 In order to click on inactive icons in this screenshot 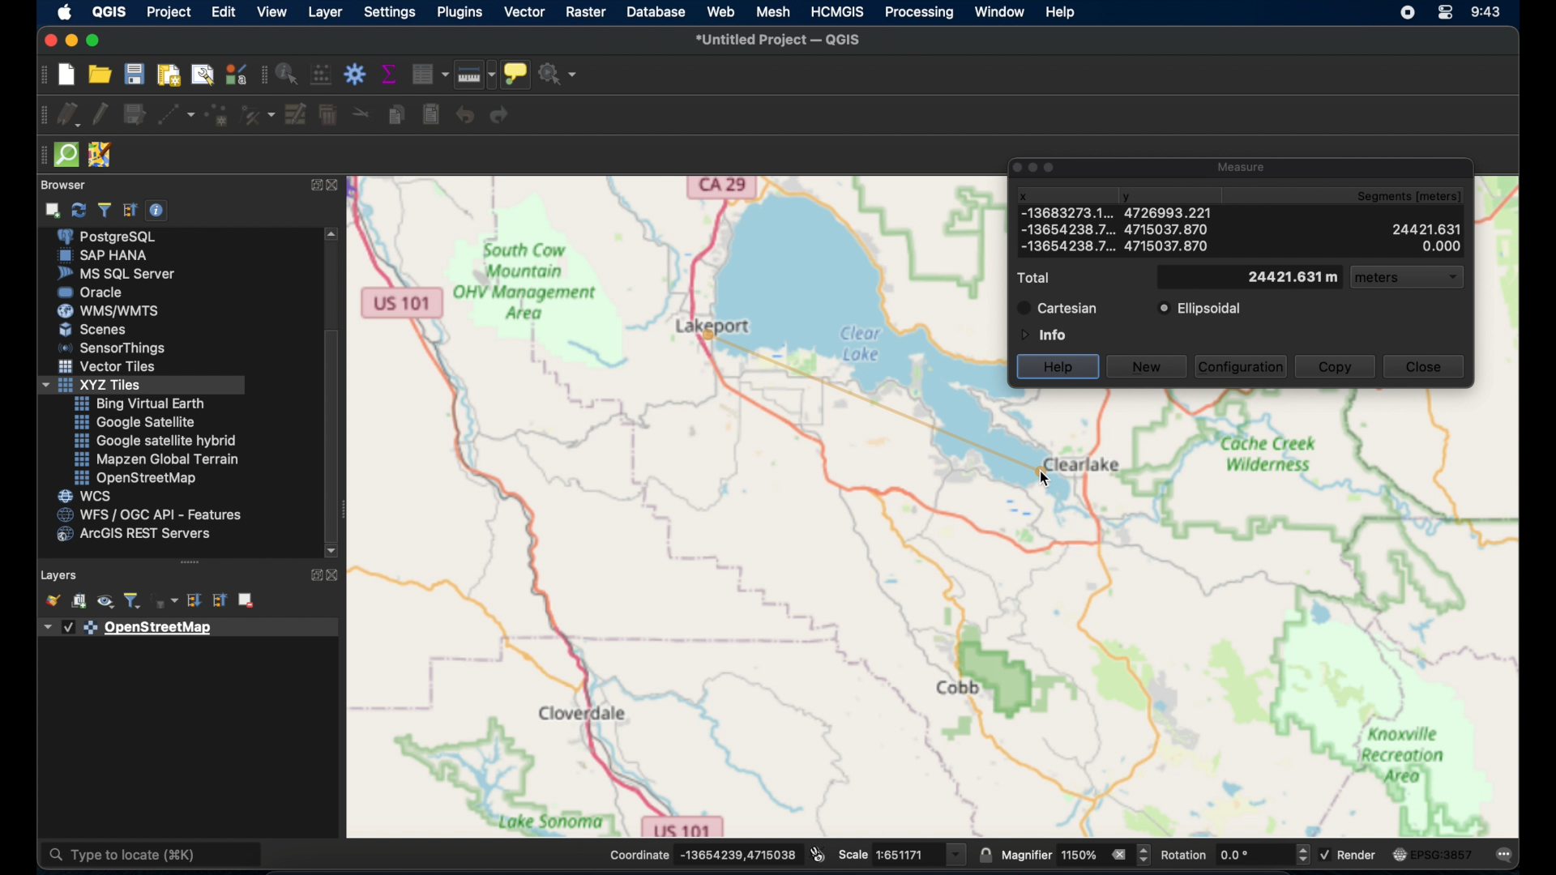, I will do `click(1035, 167)`.